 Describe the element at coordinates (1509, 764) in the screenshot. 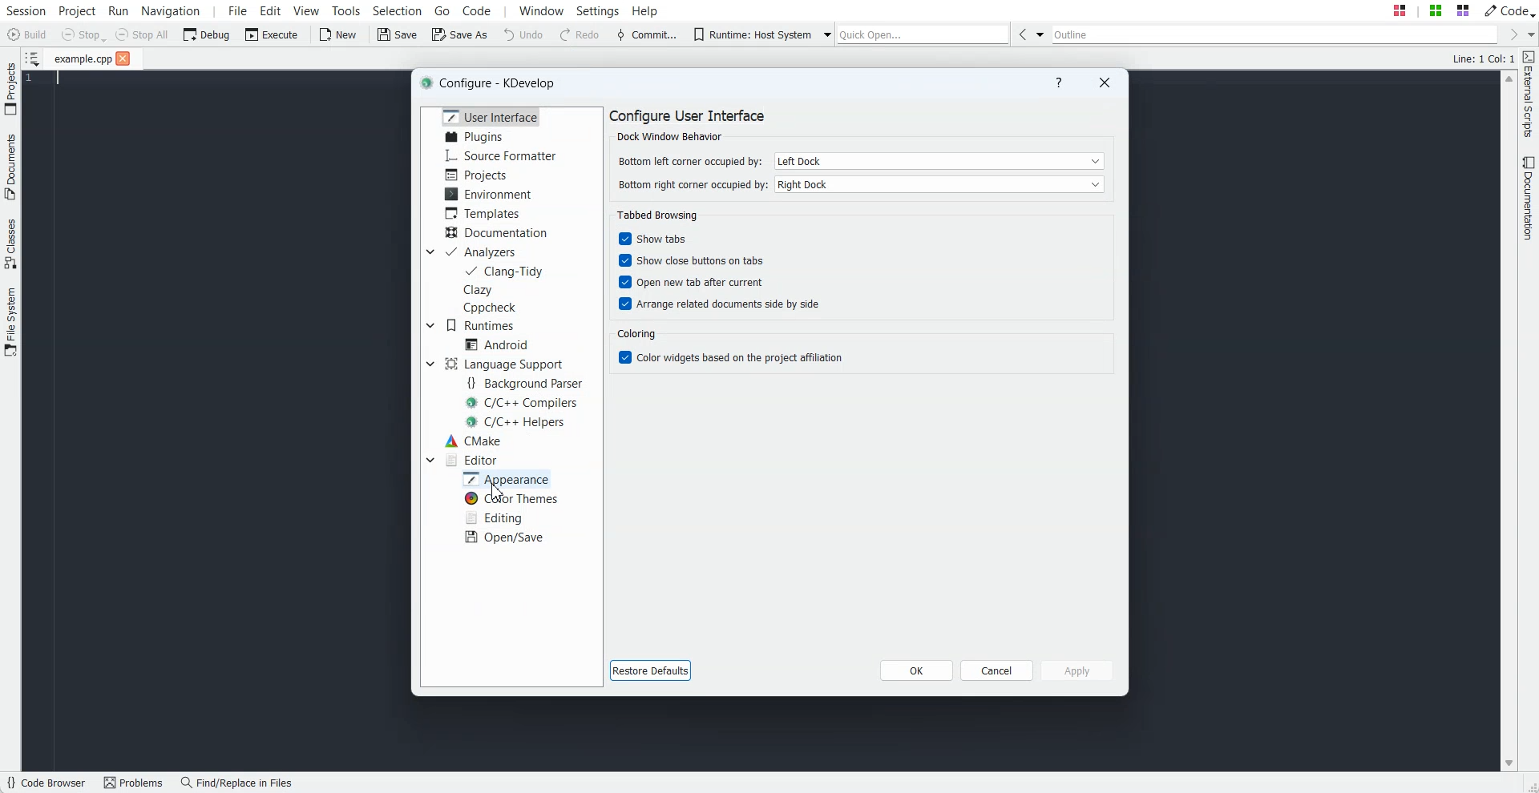

I see `Scroll down` at that location.